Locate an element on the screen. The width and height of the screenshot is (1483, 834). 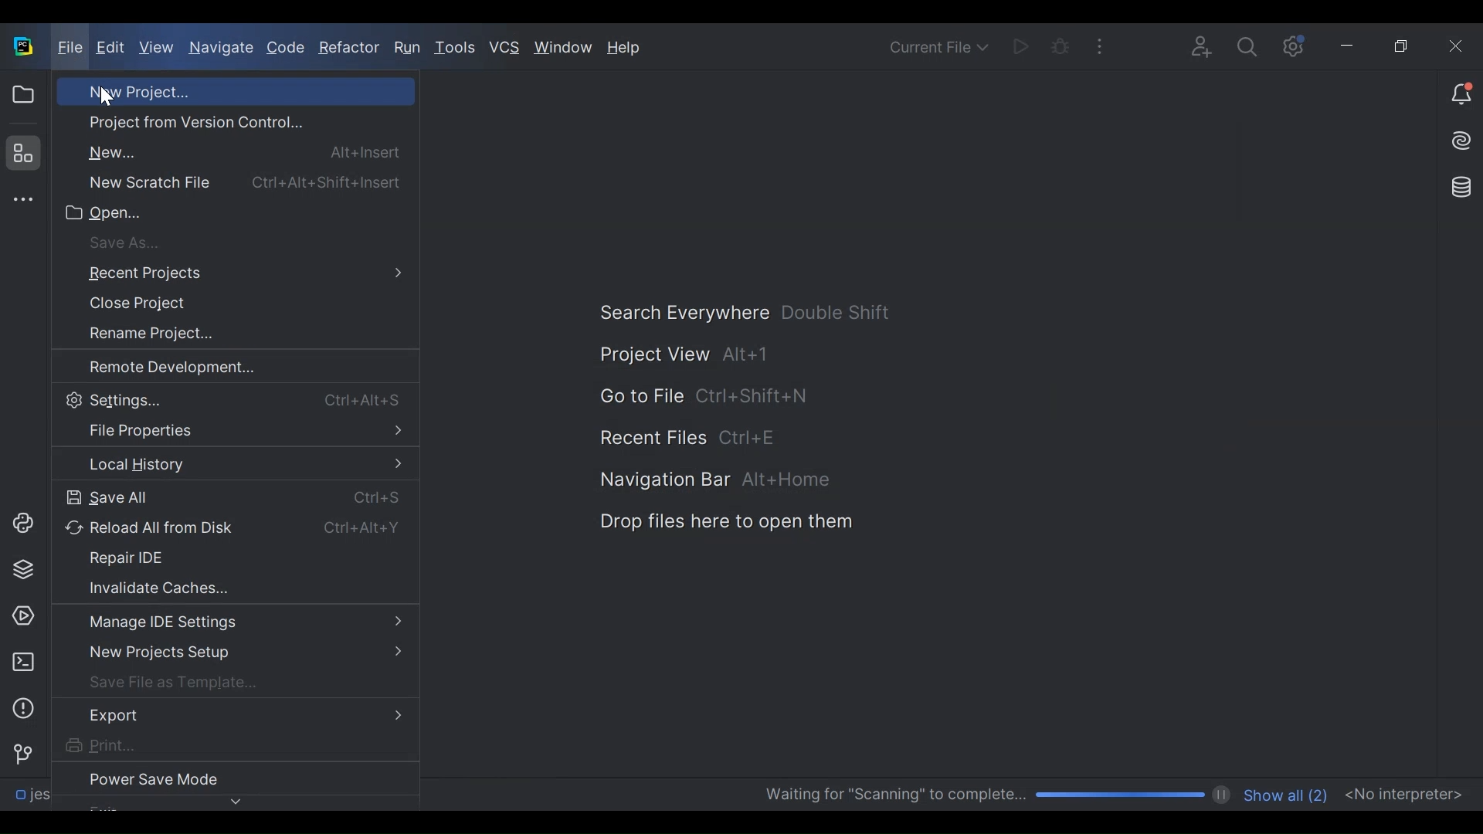
Refractor is located at coordinates (348, 49).